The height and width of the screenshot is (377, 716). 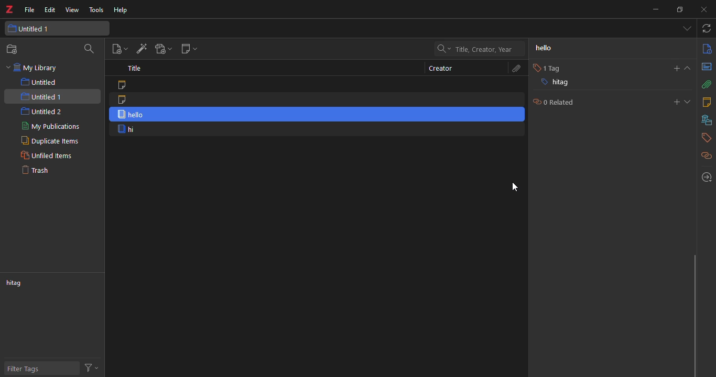 I want to click on expand, so click(x=688, y=103).